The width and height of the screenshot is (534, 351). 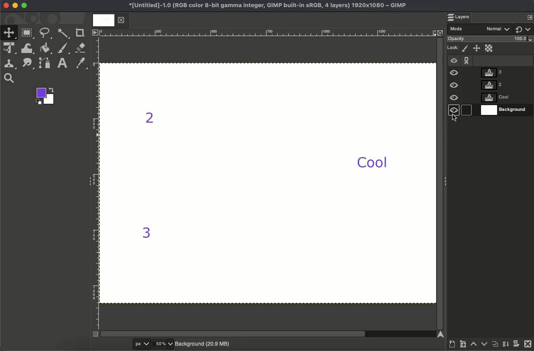 What do you see at coordinates (5, 6) in the screenshot?
I see `Close` at bounding box center [5, 6].